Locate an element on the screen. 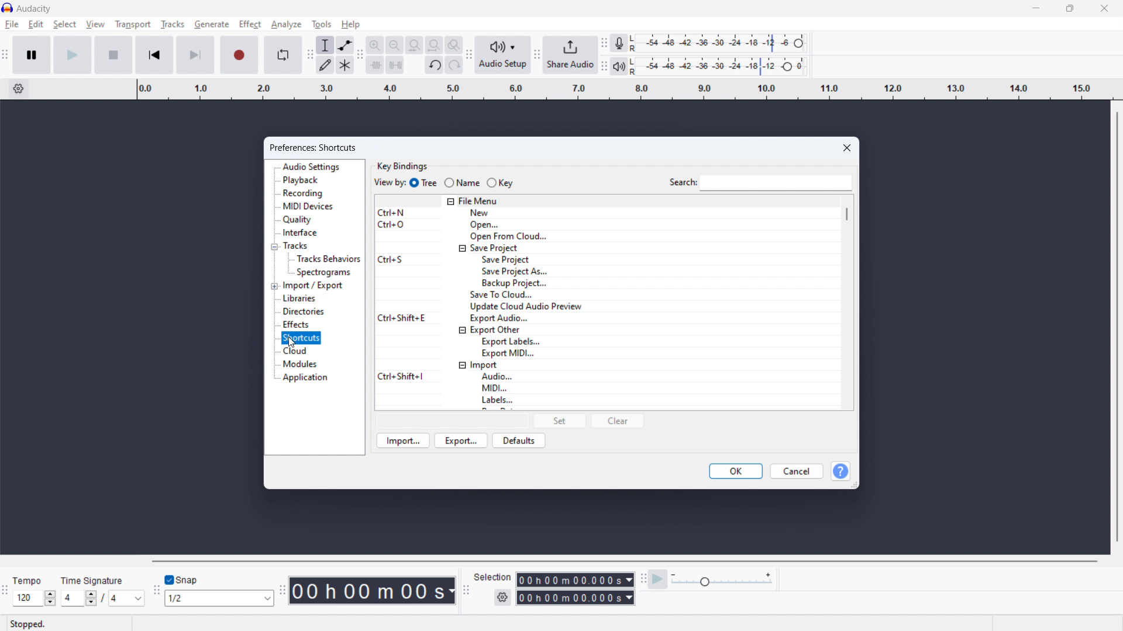  edit is located at coordinates (36, 24).